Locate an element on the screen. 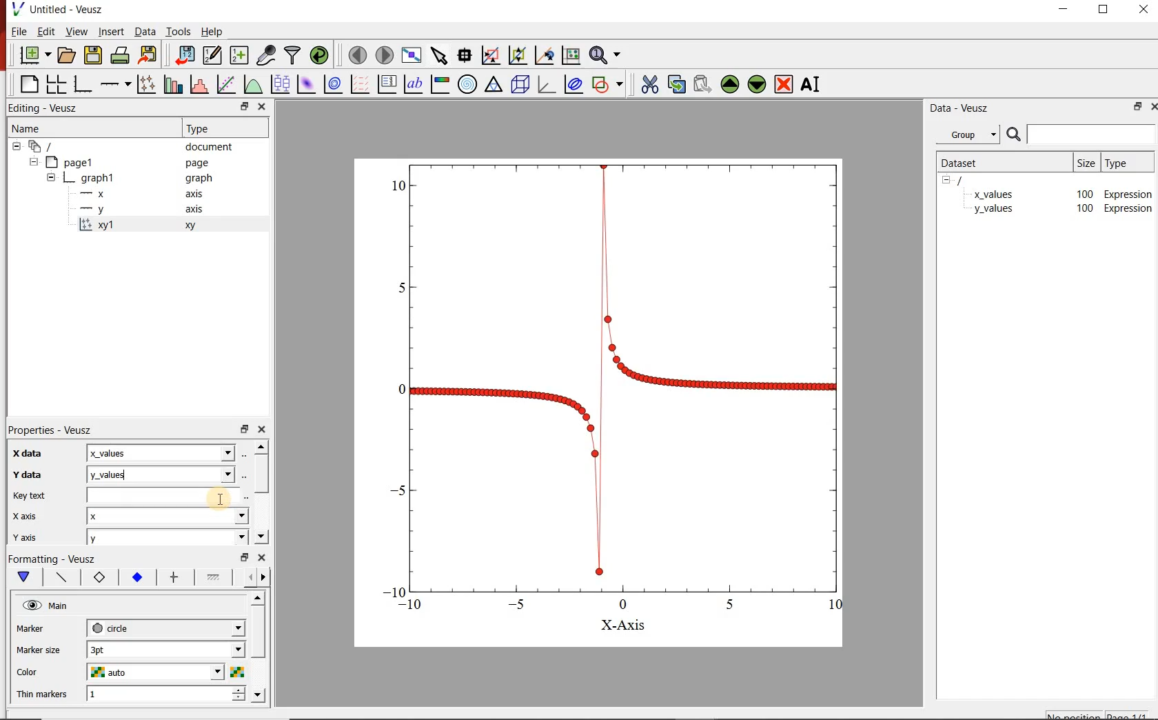 The width and height of the screenshot is (1158, 720). X-Axis is located at coordinates (622, 626).